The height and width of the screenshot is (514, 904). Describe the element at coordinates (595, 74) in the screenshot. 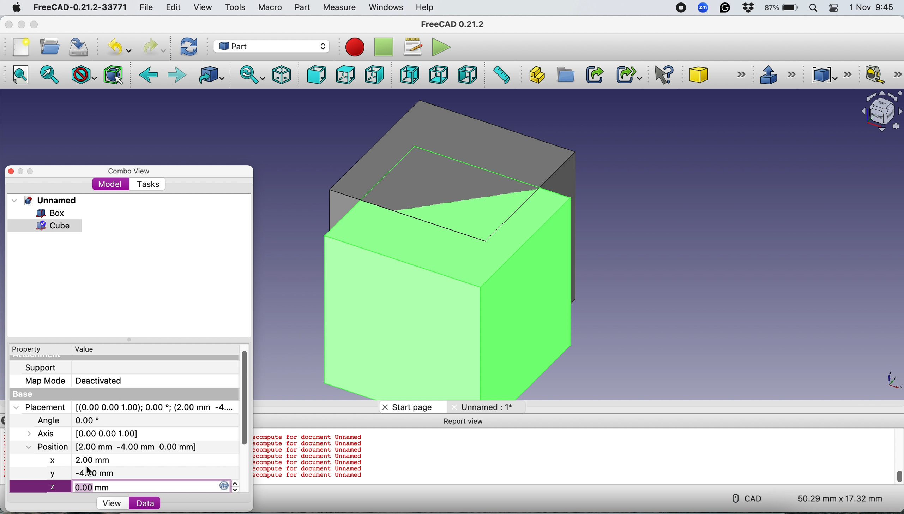

I see `Make link` at that location.